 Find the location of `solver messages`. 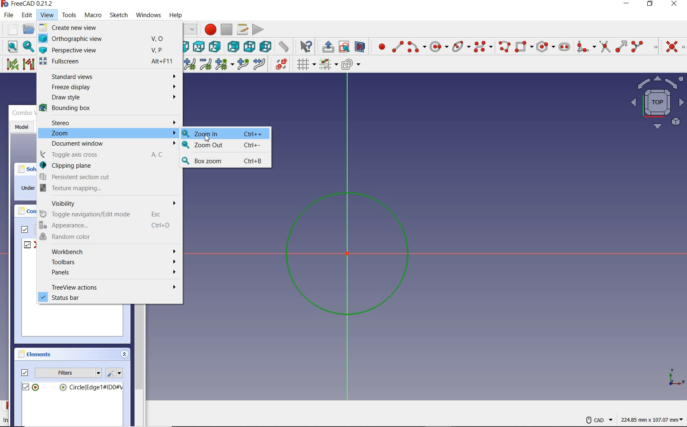

solver messages is located at coordinates (25, 168).